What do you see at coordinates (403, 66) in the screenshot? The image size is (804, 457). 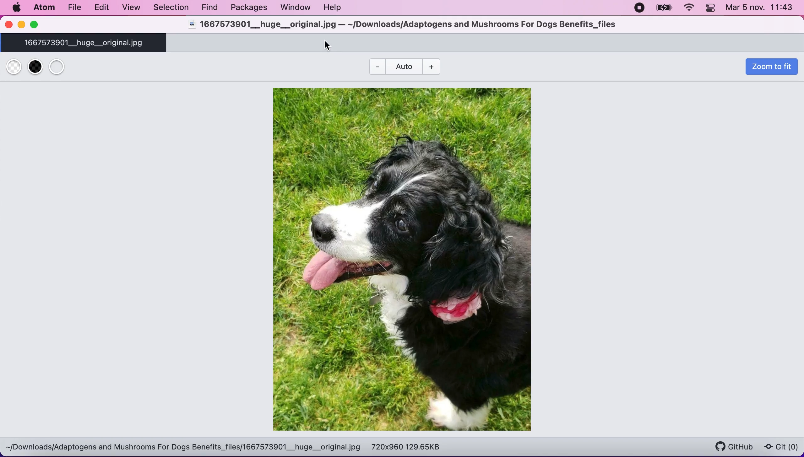 I see `auto` at bounding box center [403, 66].